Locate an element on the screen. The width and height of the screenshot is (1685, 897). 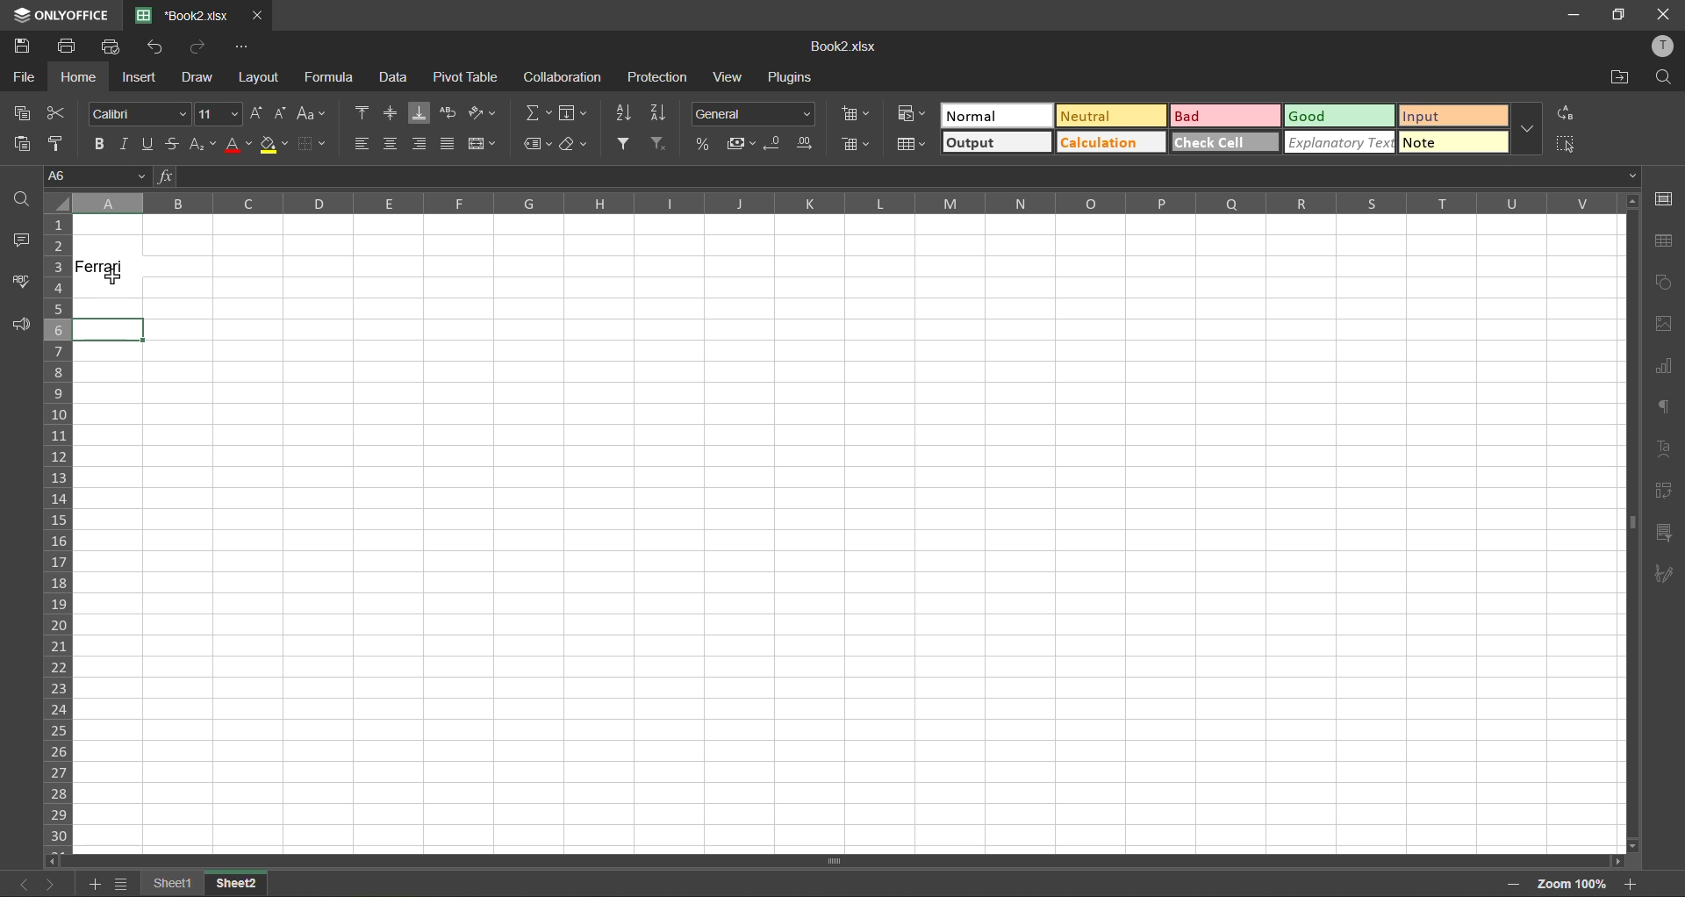
sheet names is located at coordinates (203, 884).